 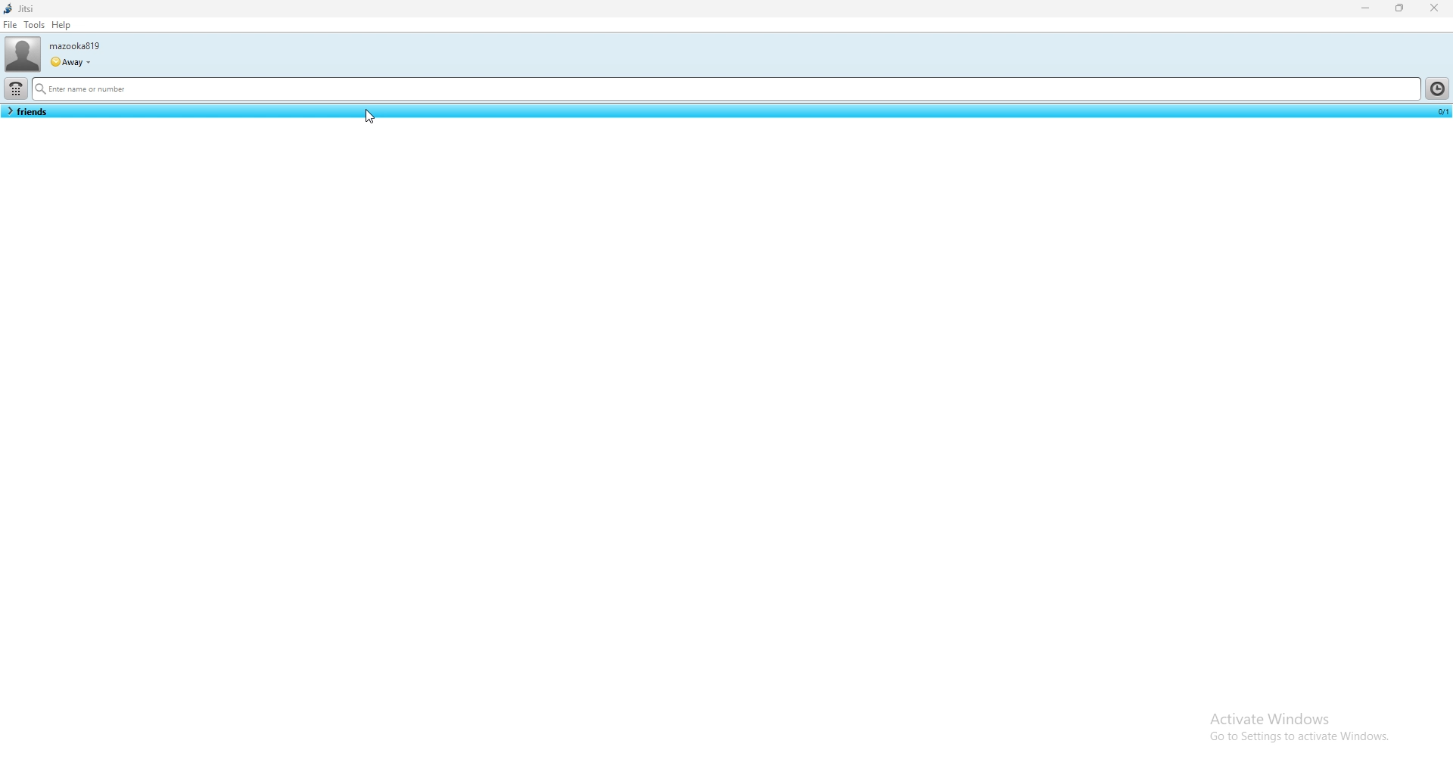 I want to click on close, so click(x=1433, y=8).